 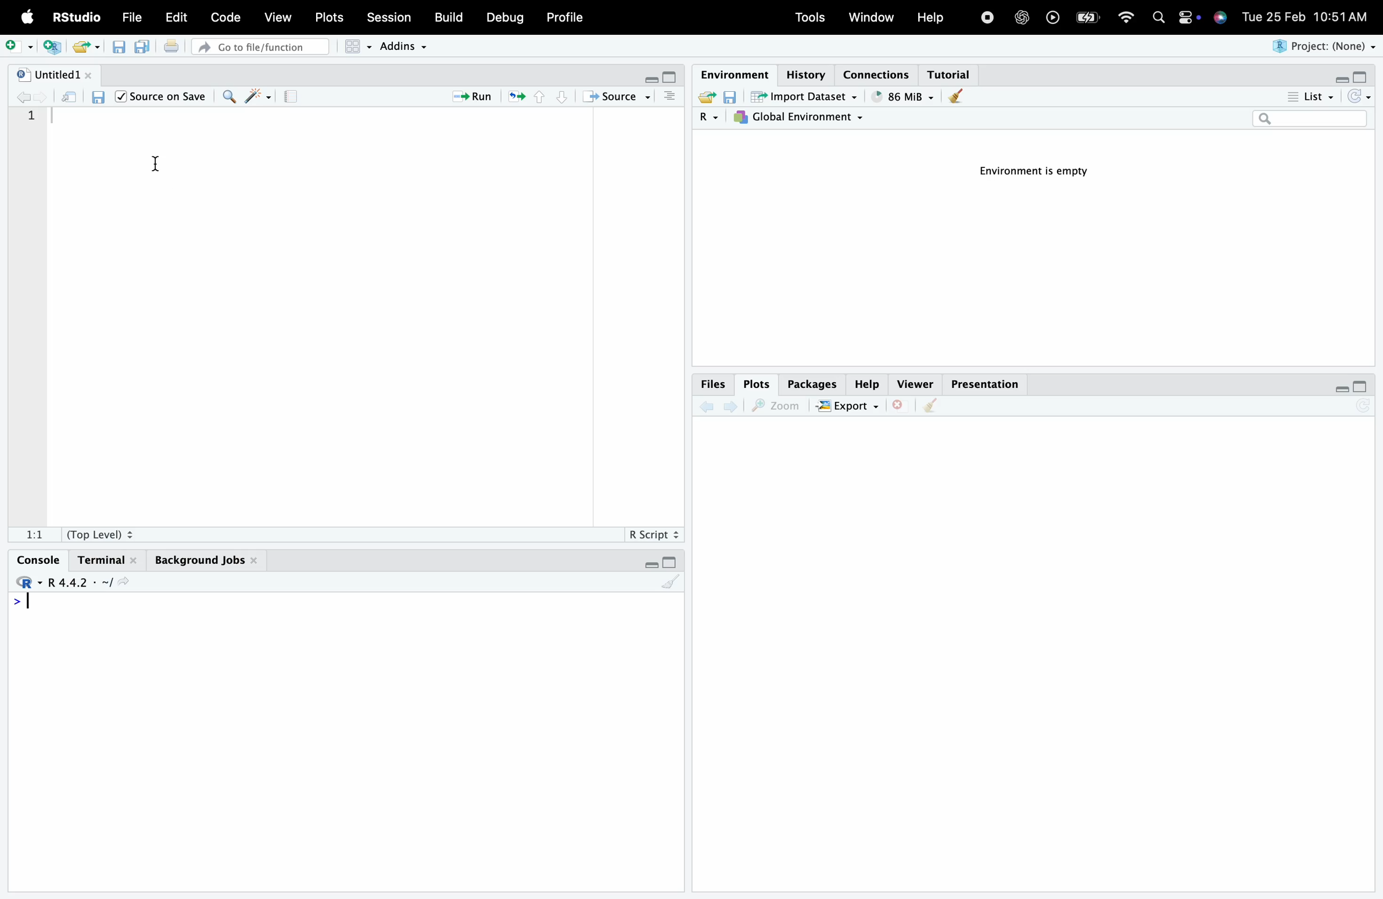 What do you see at coordinates (42, 121) in the screenshot?
I see `1` at bounding box center [42, 121].